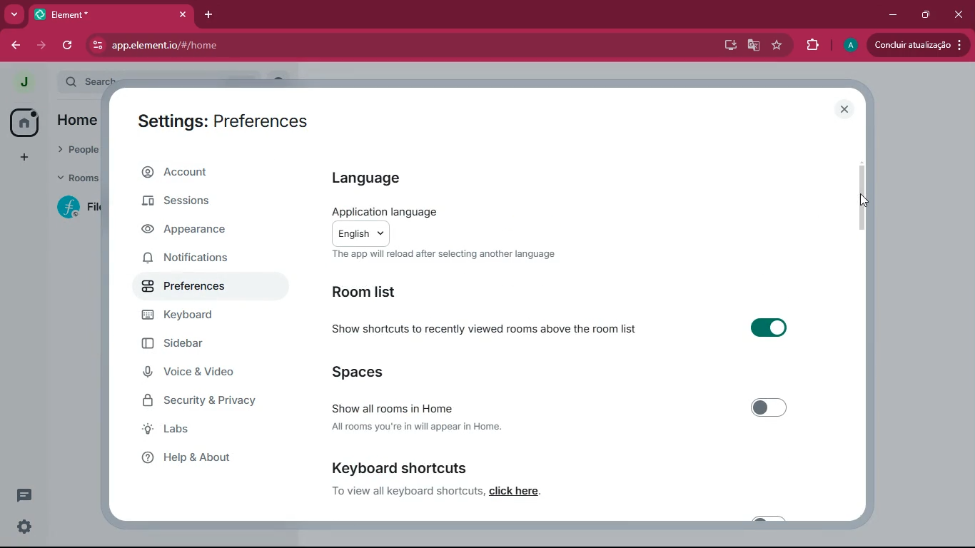  What do you see at coordinates (211, 400) in the screenshot?
I see `security` at bounding box center [211, 400].